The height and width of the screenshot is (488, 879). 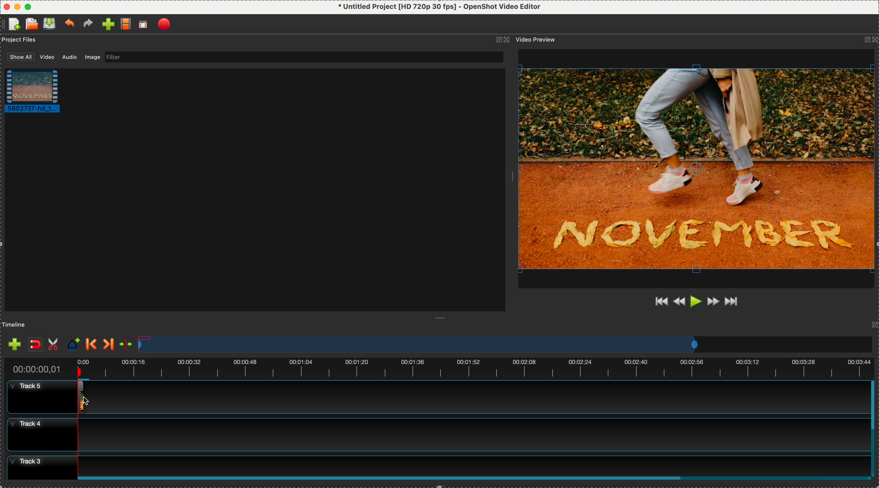 What do you see at coordinates (441, 318) in the screenshot?
I see `Window Expanding` at bounding box center [441, 318].